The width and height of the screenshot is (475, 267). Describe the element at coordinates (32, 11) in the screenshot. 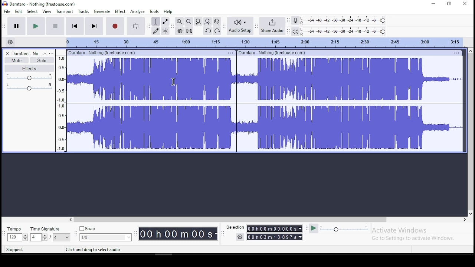

I see `select` at that location.